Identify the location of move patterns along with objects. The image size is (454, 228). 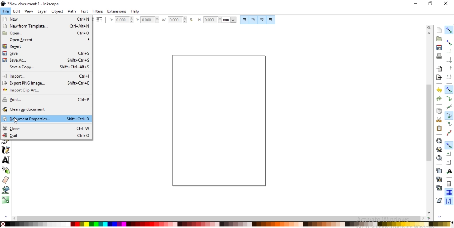
(270, 20).